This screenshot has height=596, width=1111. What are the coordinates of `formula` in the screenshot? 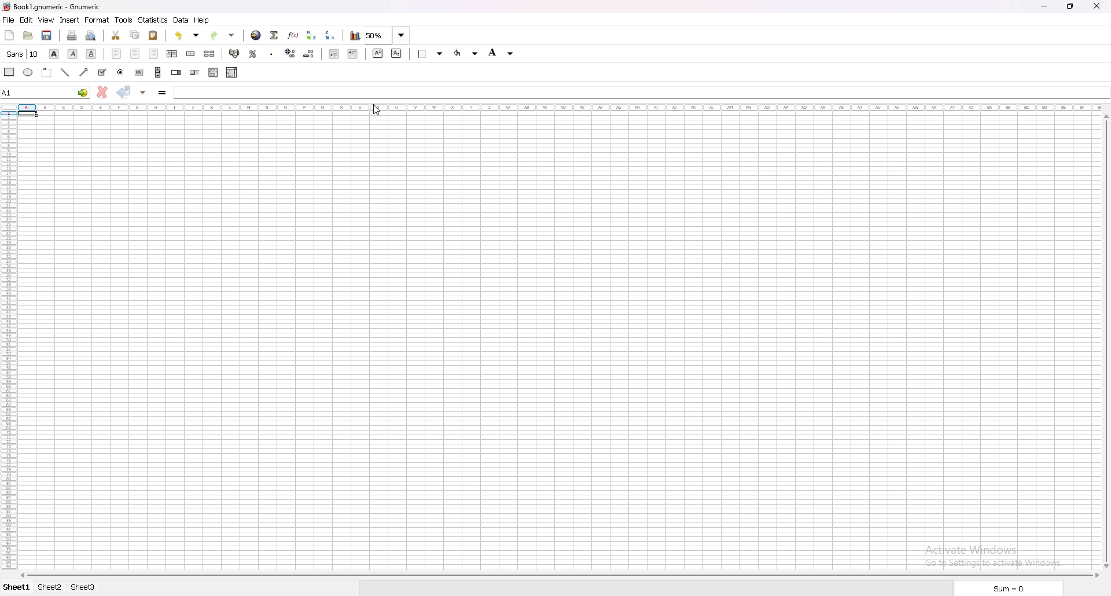 It's located at (162, 92).